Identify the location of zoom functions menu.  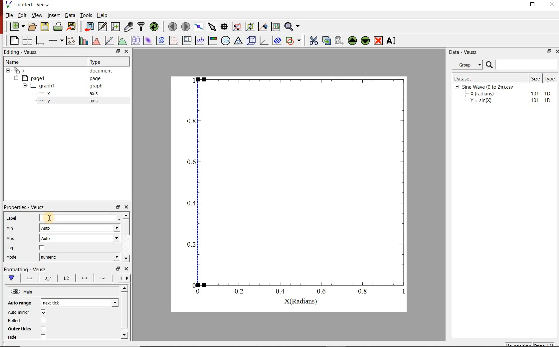
(293, 26).